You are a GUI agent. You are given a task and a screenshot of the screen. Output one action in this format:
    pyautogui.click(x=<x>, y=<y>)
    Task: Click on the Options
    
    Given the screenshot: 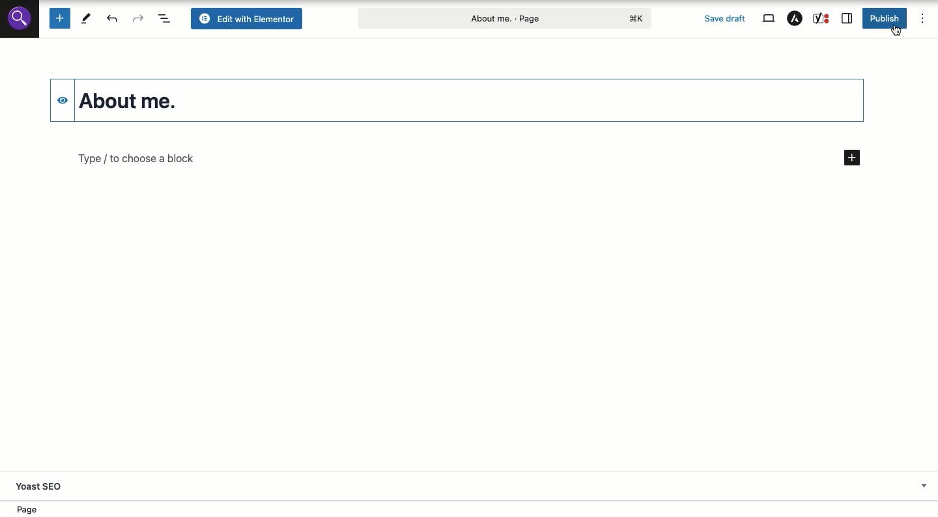 What is the action you would take?
    pyautogui.click(x=921, y=17)
    